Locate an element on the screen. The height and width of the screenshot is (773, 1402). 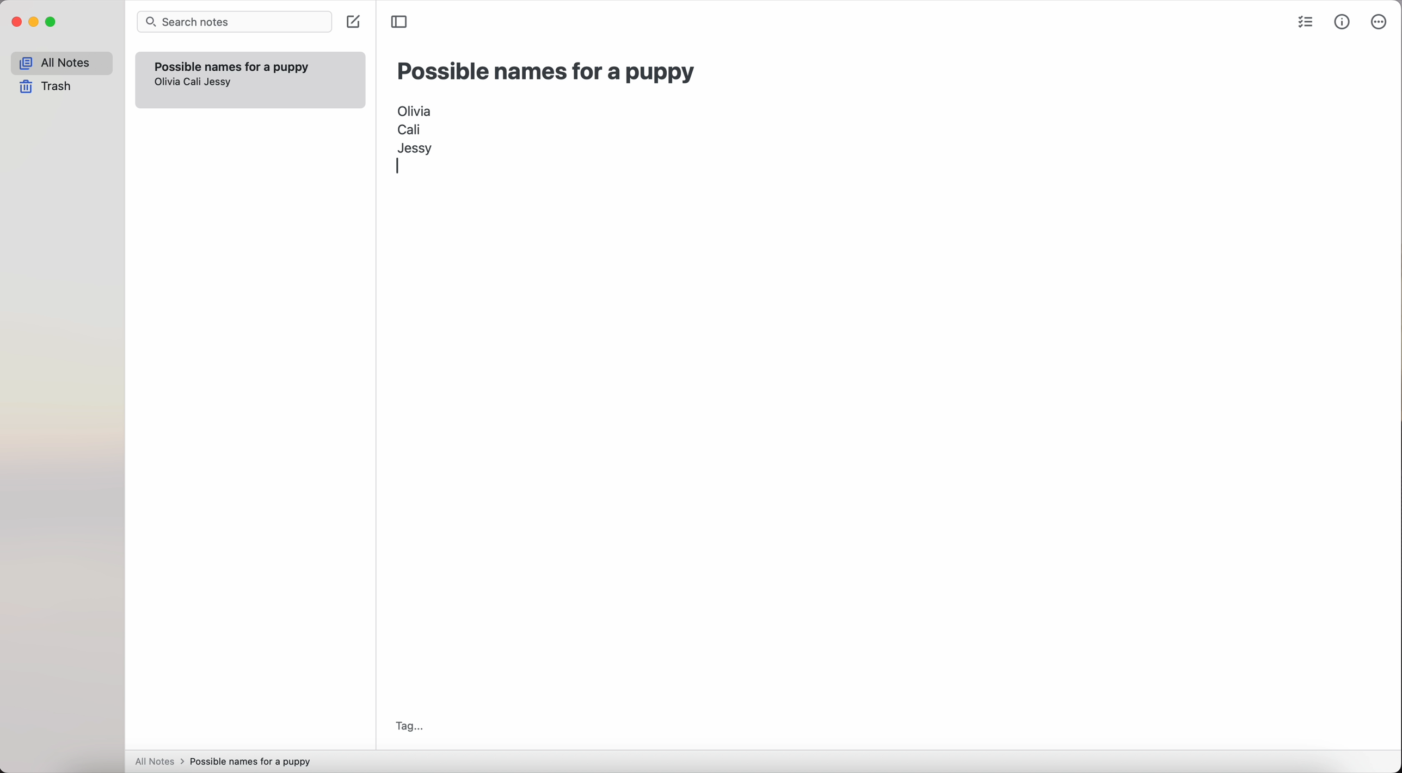
possible names for a puppy note is located at coordinates (231, 65).